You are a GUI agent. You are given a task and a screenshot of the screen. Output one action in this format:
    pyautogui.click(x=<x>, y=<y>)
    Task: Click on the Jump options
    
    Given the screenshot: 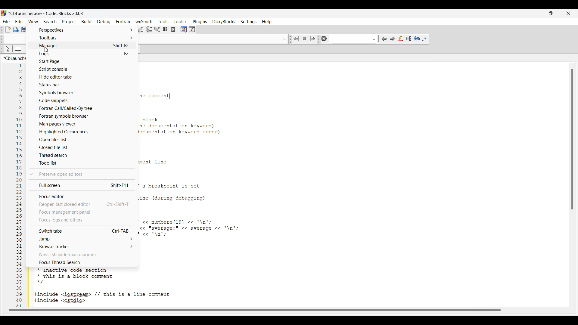 What is the action you would take?
    pyautogui.click(x=82, y=239)
    